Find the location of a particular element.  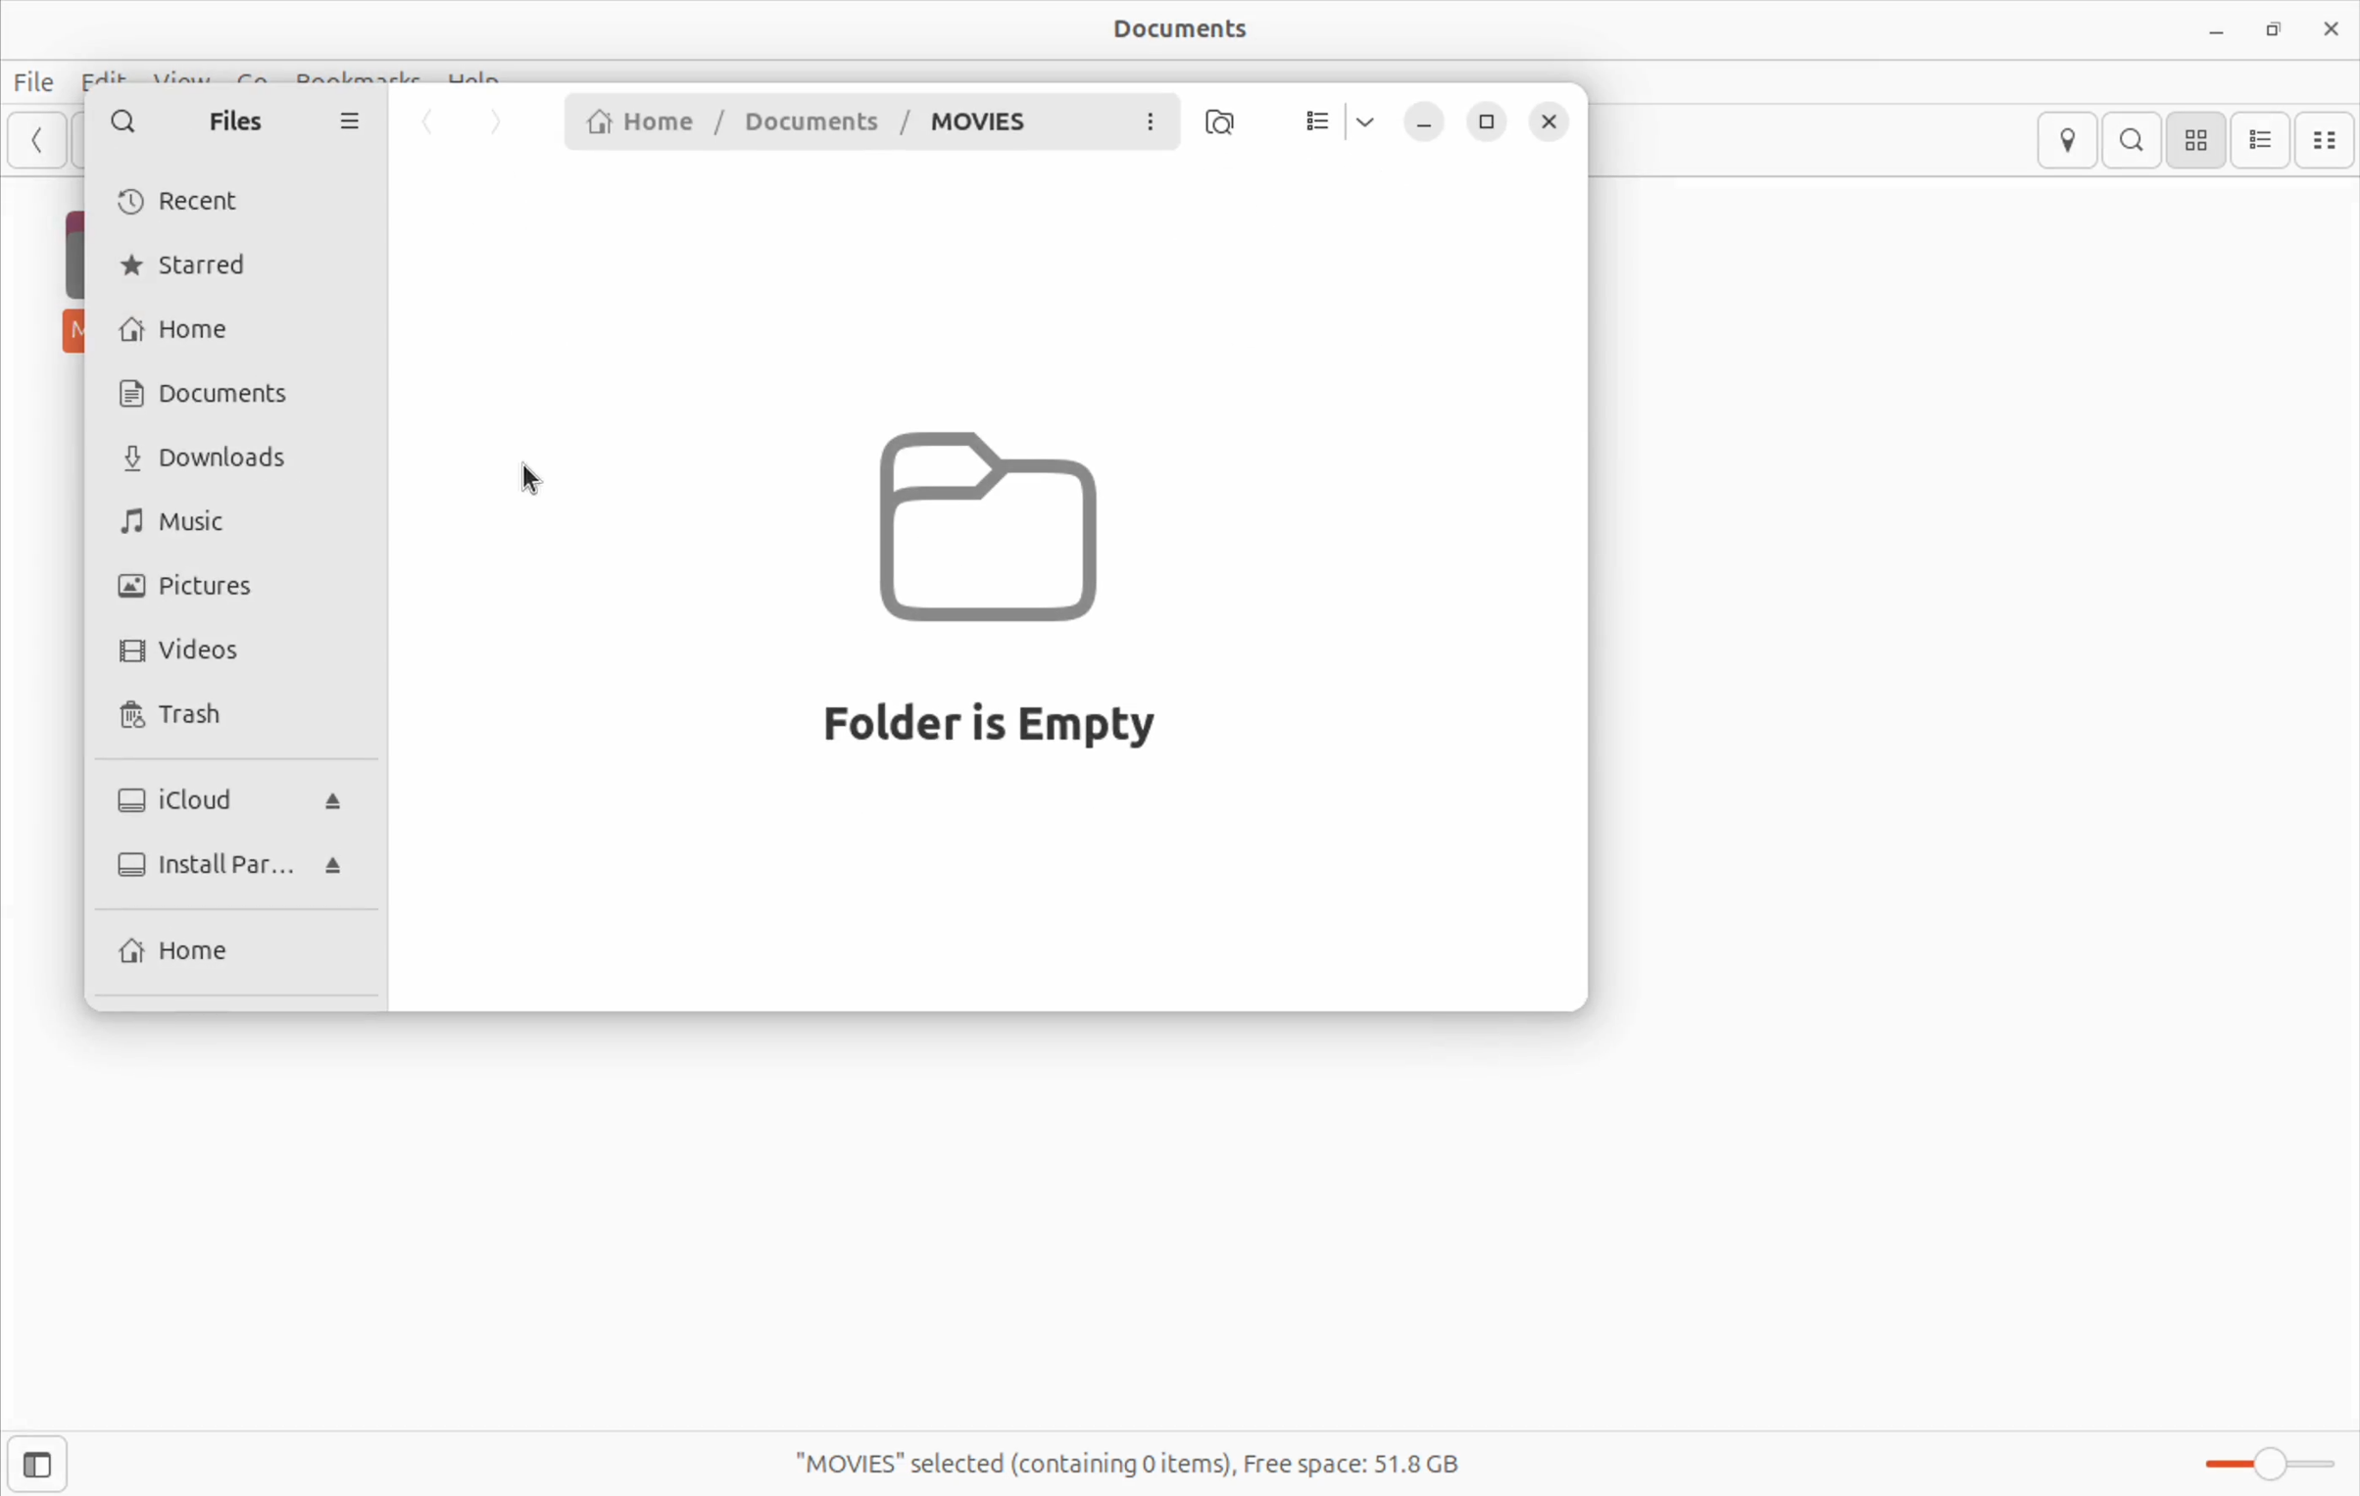

Previous is located at coordinates (427, 124).